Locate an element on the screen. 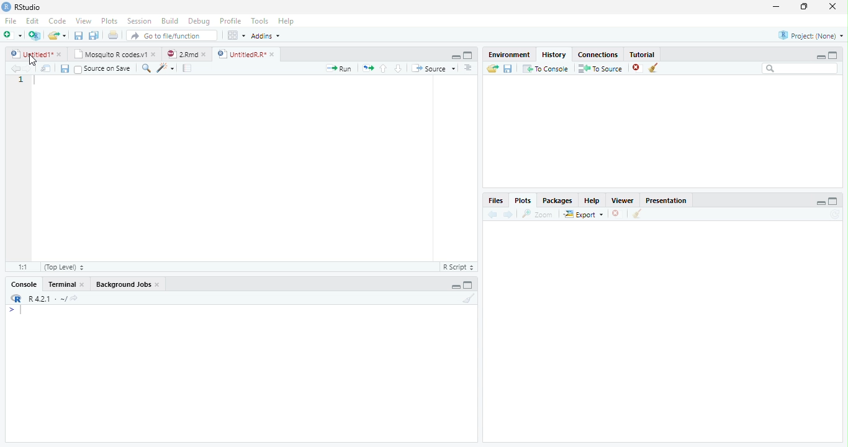 The width and height of the screenshot is (848, 447). Project: (None) is located at coordinates (810, 35).